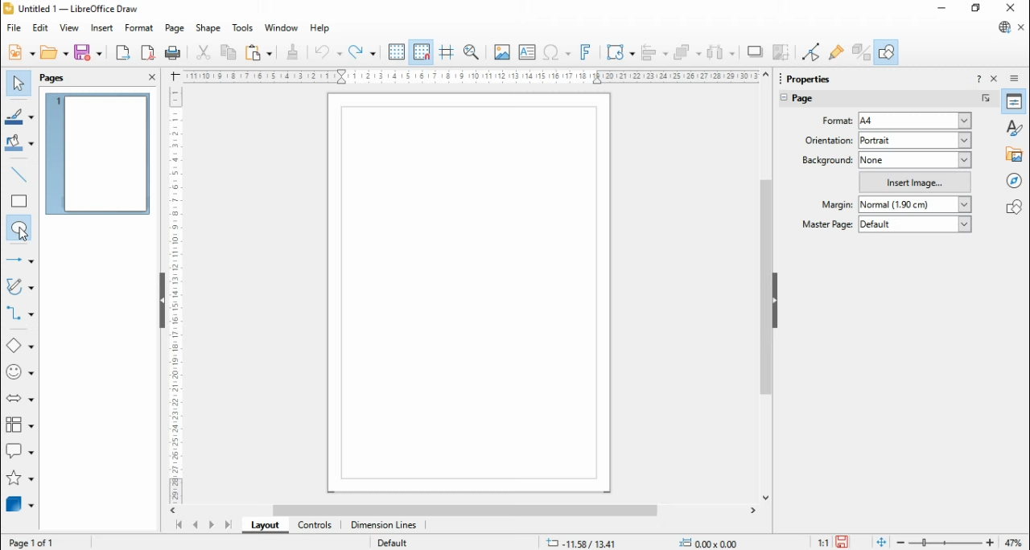  Describe the element at coordinates (19, 479) in the screenshot. I see `stars and banners ` at that location.